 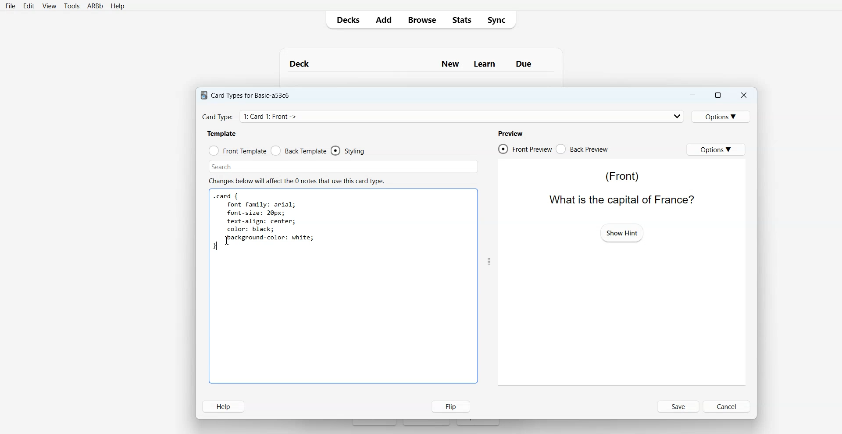 What do you see at coordinates (349, 151) in the screenshot?
I see `Styling` at bounding box center [349, 151].